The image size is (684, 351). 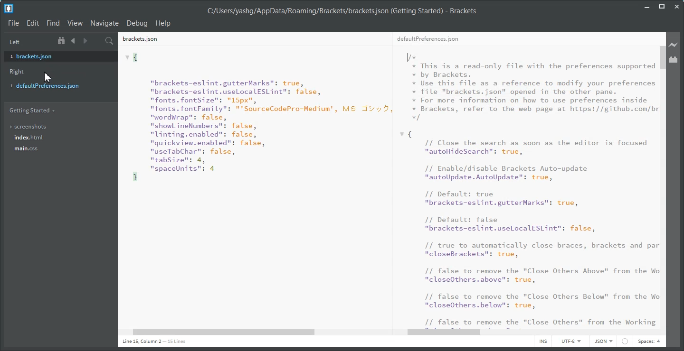 What do you see at coordinates (342, 11) in the screenshot?
I see `Text` at bounding box center [342, 11].